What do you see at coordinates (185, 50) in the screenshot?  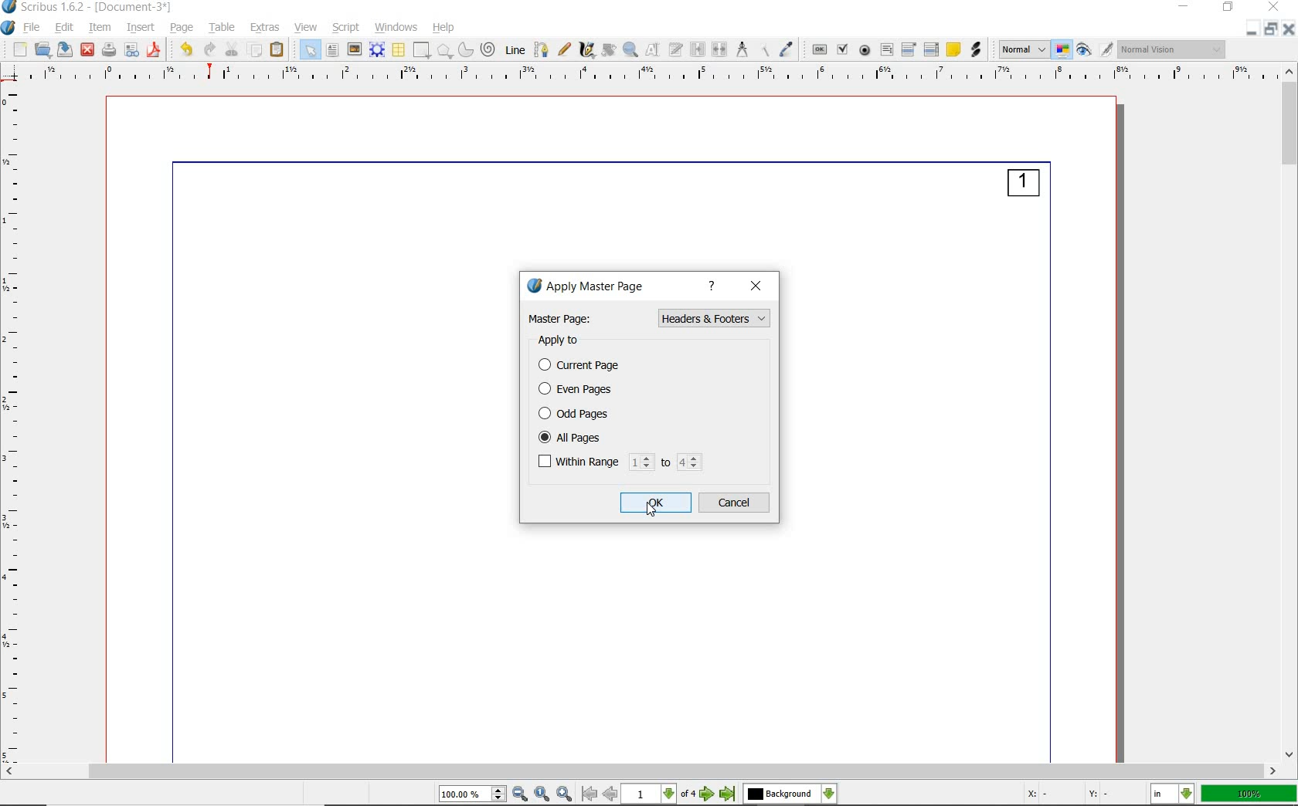 I see `undo` at bounding box center [185, 50].